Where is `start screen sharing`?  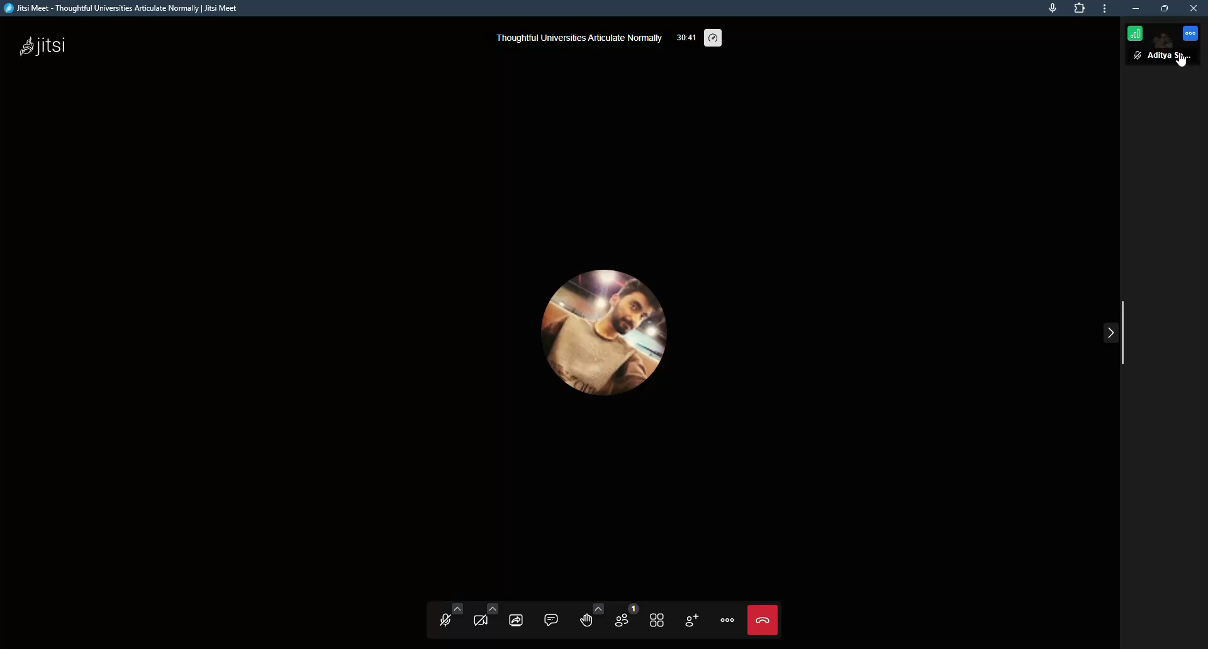 start screen sharing is located at coordinates (518, 618).